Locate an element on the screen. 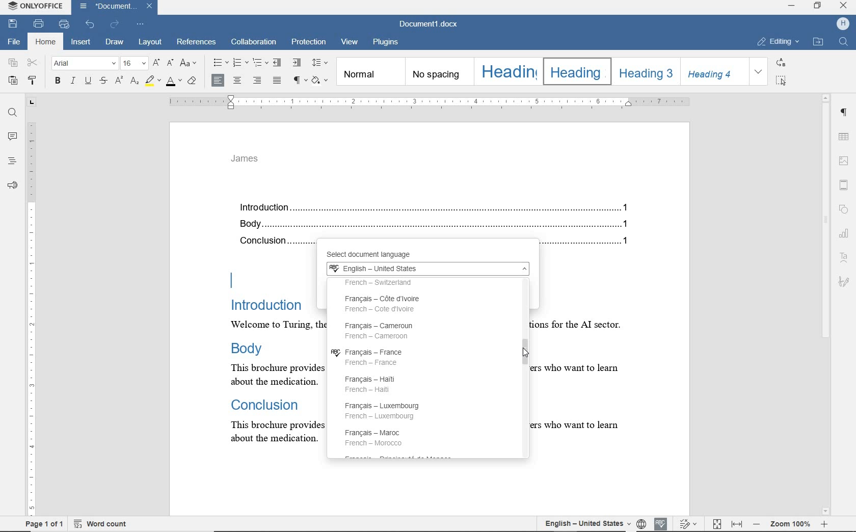  undo is located at coordinates (91, 23).